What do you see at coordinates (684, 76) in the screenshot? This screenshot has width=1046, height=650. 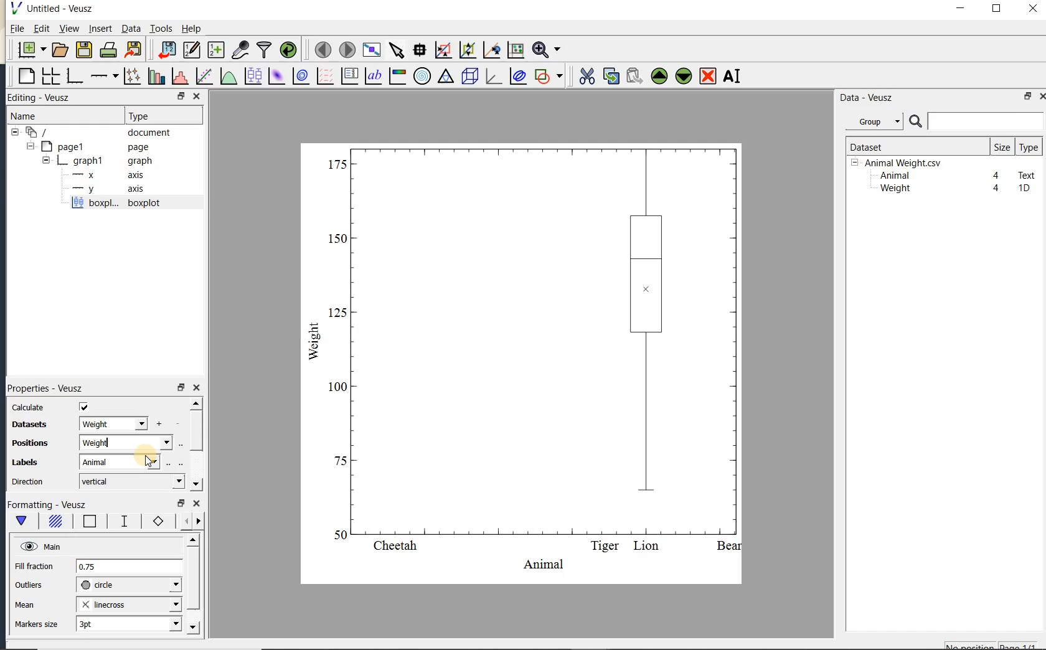 I see `move the selected widget down` at bounding box center [684, 76].